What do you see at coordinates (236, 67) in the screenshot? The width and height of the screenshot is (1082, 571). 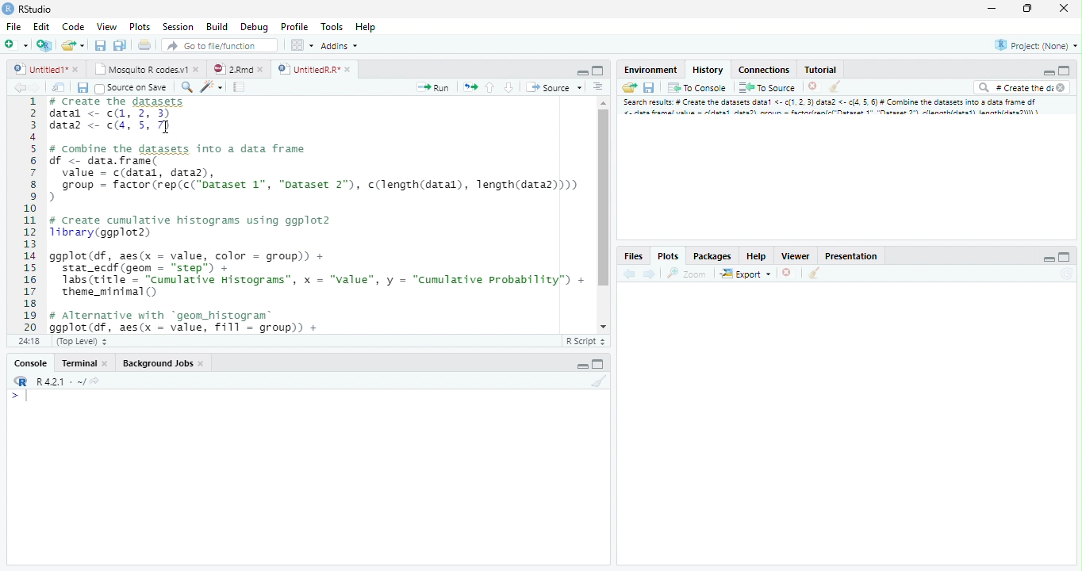 I see `2.Rmd` at bounding box center [236, 67].